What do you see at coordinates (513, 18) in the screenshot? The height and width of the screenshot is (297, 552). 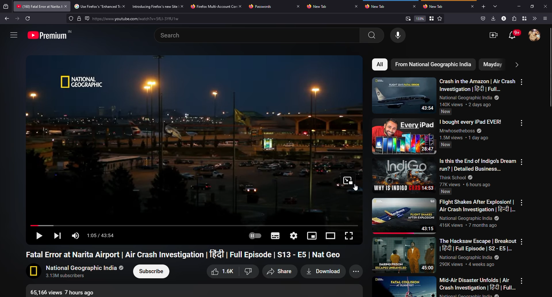 I see `extensions` at bounding box center [513, 18].